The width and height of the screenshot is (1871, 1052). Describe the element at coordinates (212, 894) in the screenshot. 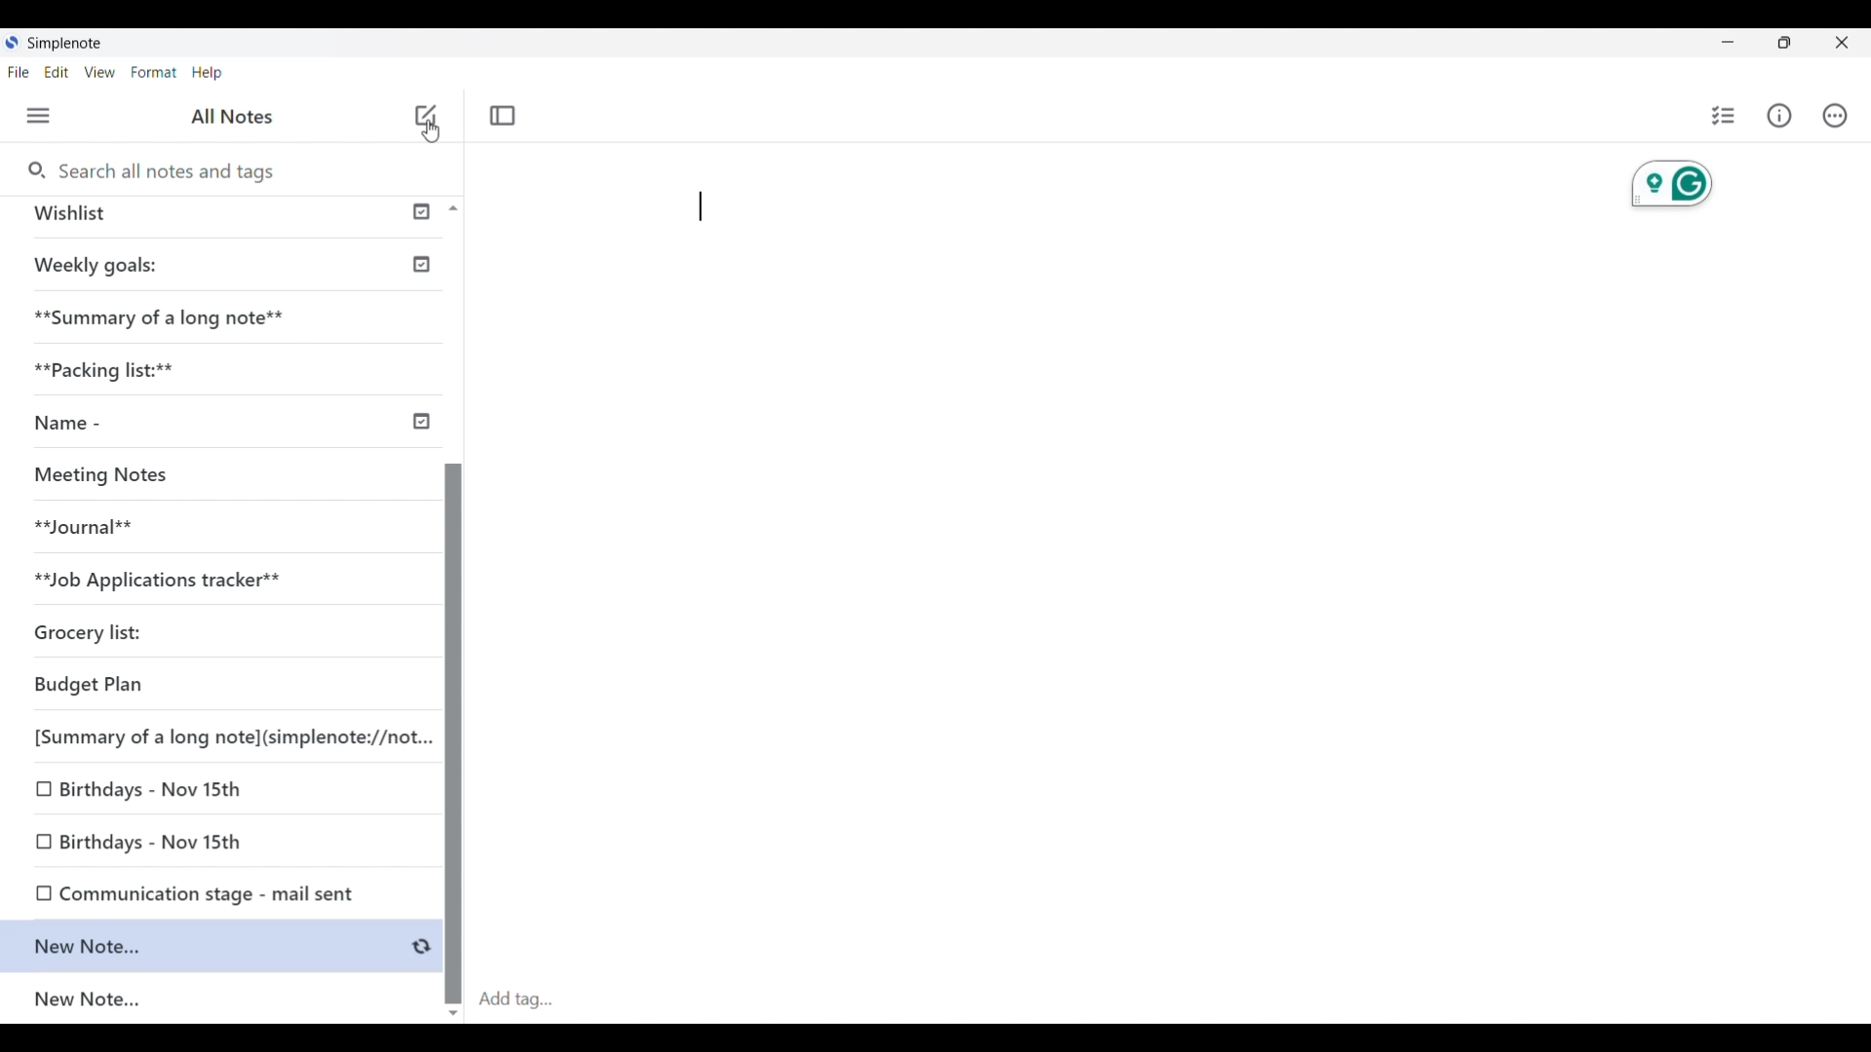

I see `Communication stage - mail sent` at that location.